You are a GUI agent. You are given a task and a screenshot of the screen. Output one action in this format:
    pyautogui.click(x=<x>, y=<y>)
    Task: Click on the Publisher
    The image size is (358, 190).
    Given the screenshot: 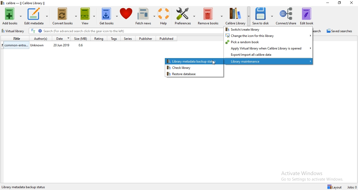 What is the action you would take?
    pyautogui.click(x=148, y=38)
    